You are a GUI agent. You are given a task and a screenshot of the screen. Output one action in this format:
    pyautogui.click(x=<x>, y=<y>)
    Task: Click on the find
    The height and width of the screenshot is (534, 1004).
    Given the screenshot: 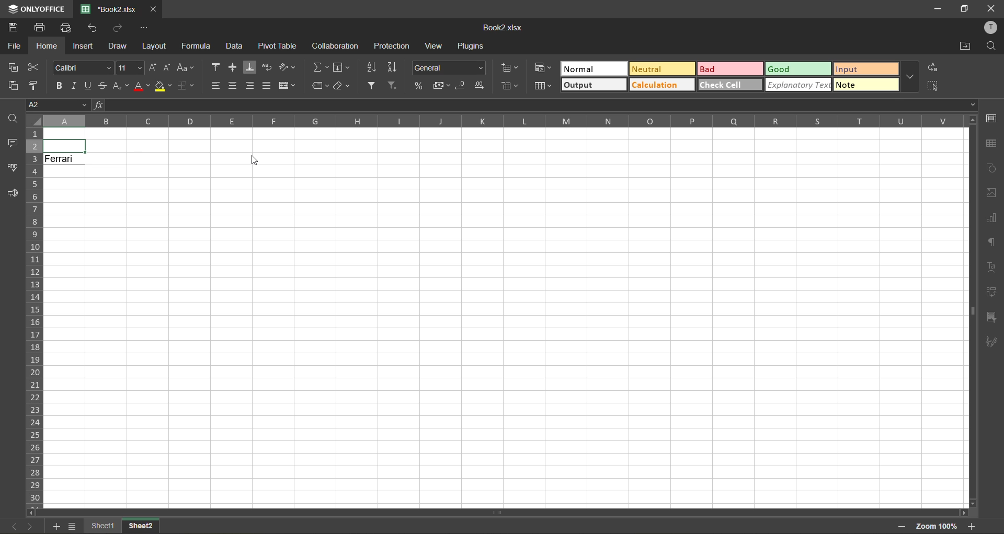 What is the action you would take?
    pyautogui.click(x=993, y=47)
    